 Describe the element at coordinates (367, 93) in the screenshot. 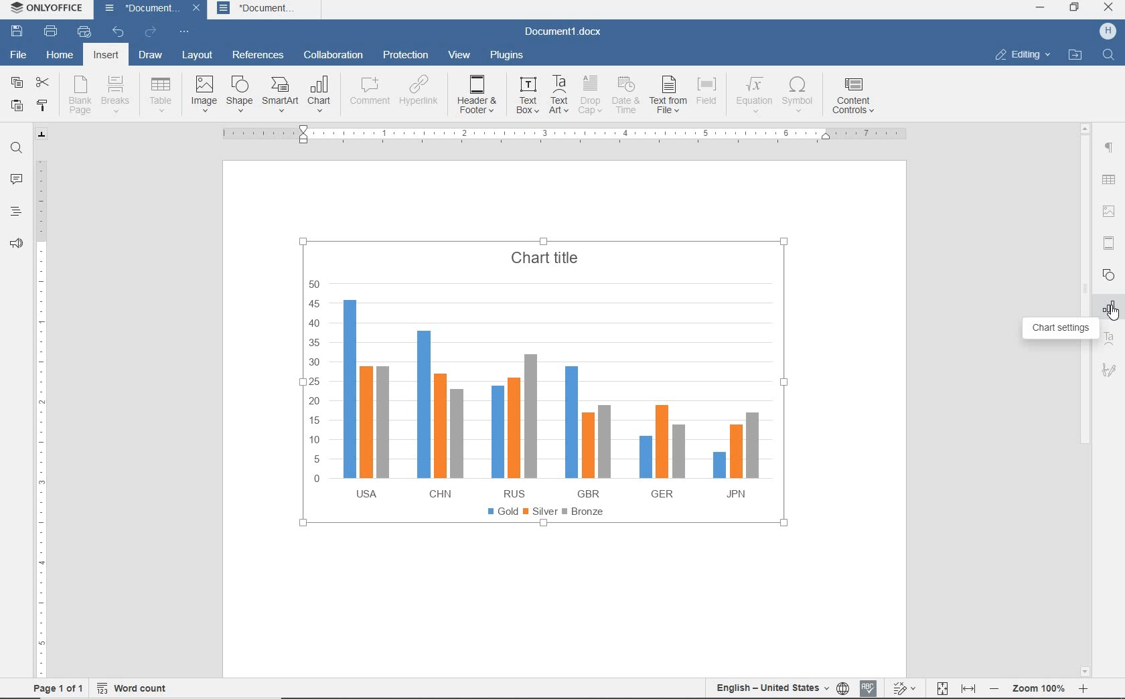

I see `comment` at that location.